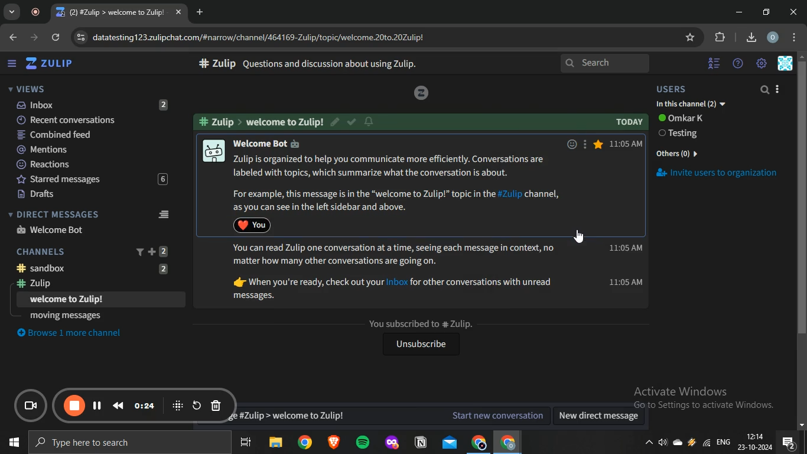 This screenshot has height=454, width=807. What do you see at coordinates (246, 443) in the screenshot?
I see `task view` at bounding box center [246, 443].